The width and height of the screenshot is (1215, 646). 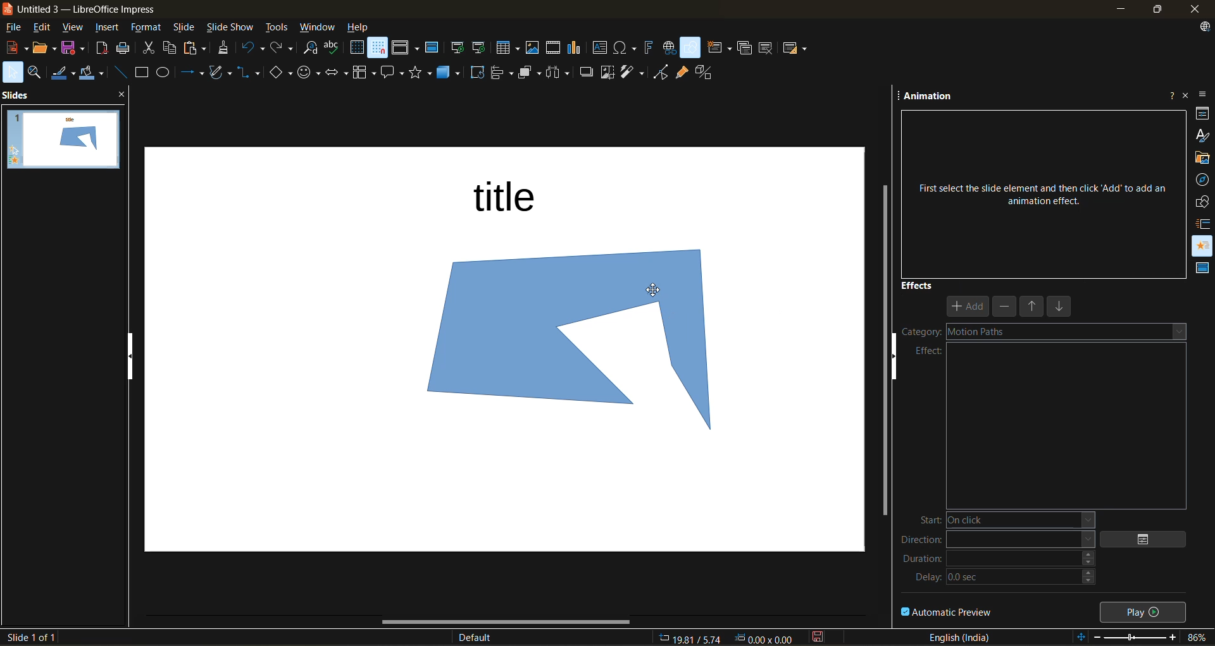 I want to click on symbol shapes, so click(x=309, y=75).